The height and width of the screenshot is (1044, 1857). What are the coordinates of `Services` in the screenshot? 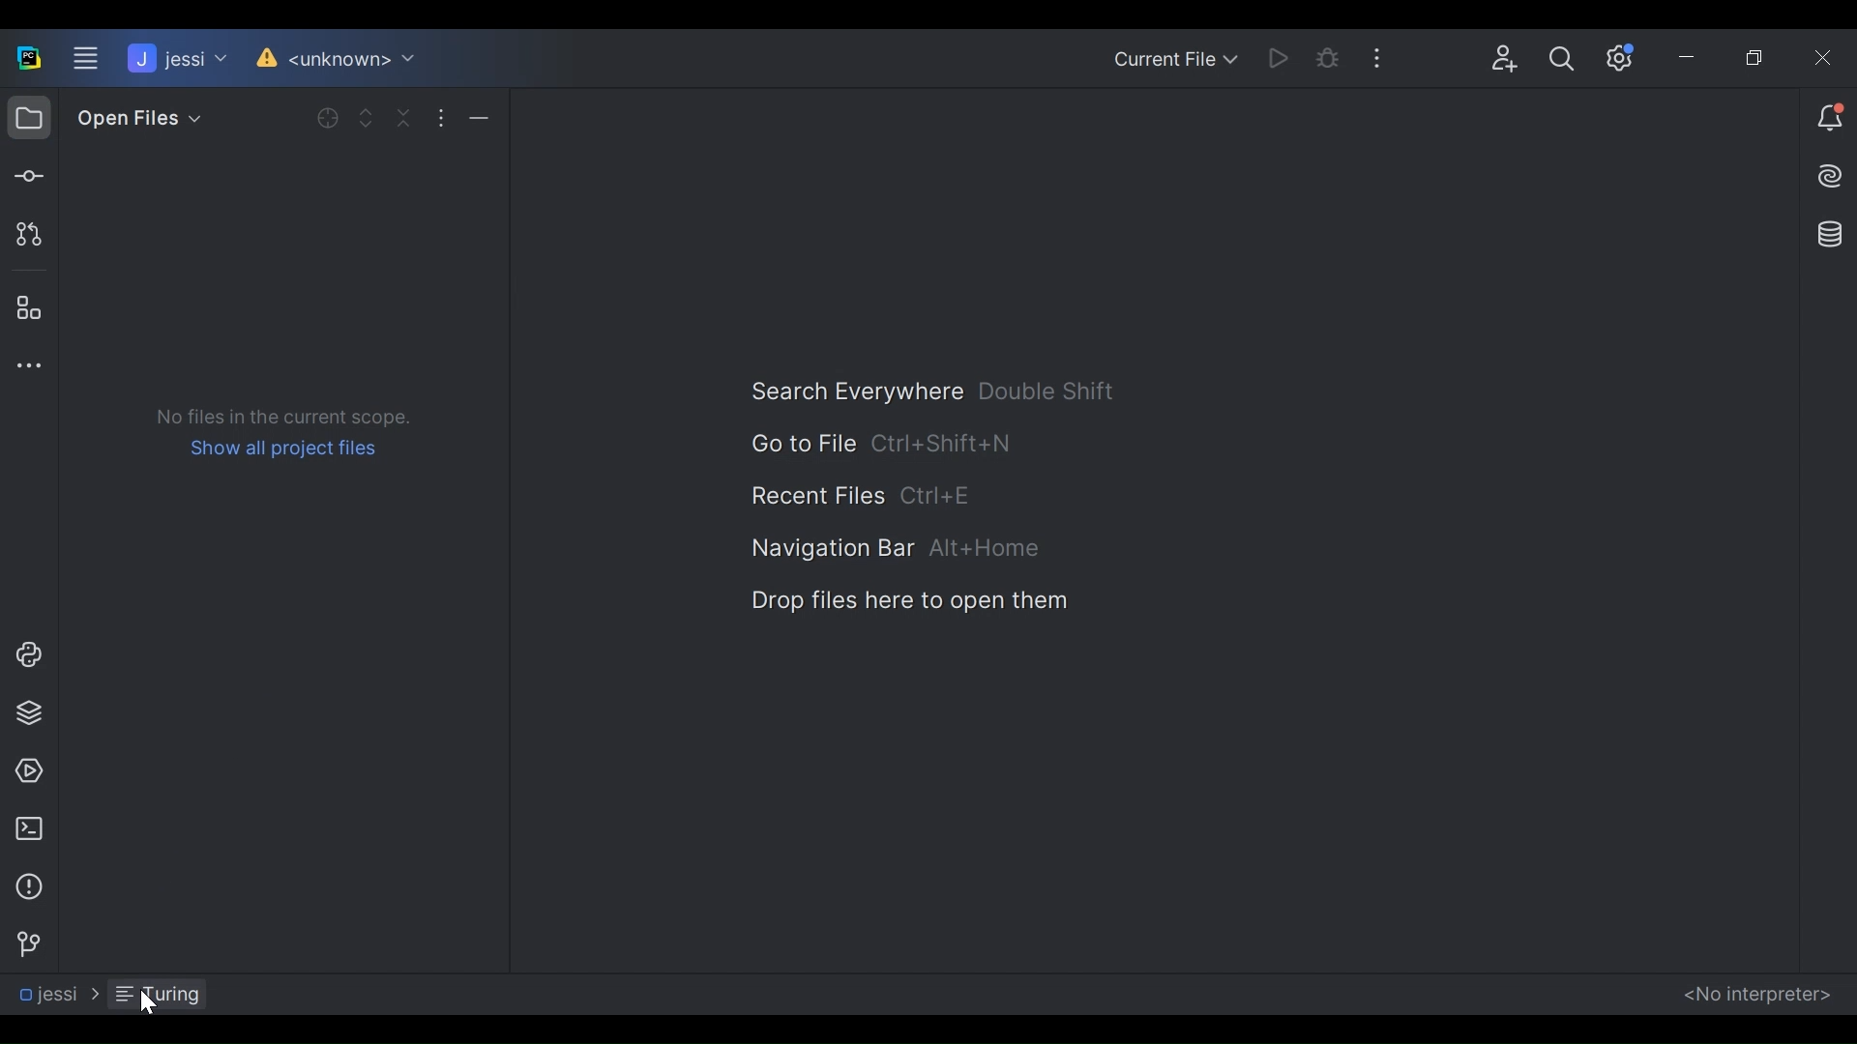 It's located at (23, 771).